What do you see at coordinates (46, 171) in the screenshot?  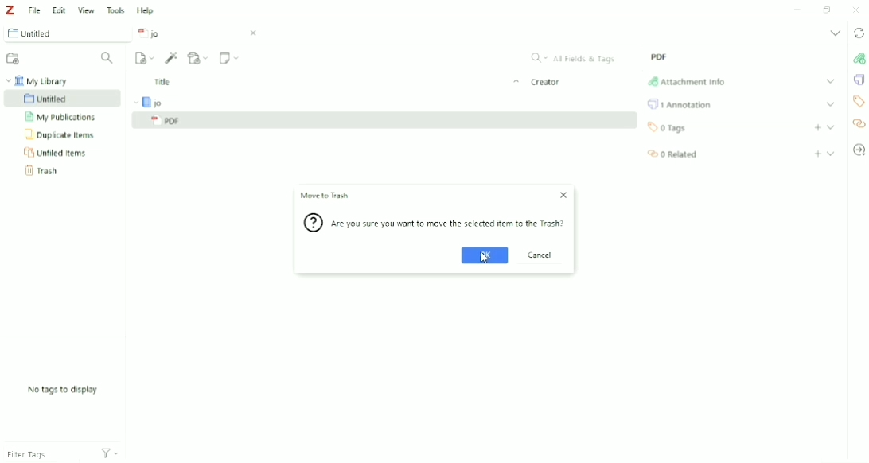 I see `Trash` at bounding box center [46, 171].